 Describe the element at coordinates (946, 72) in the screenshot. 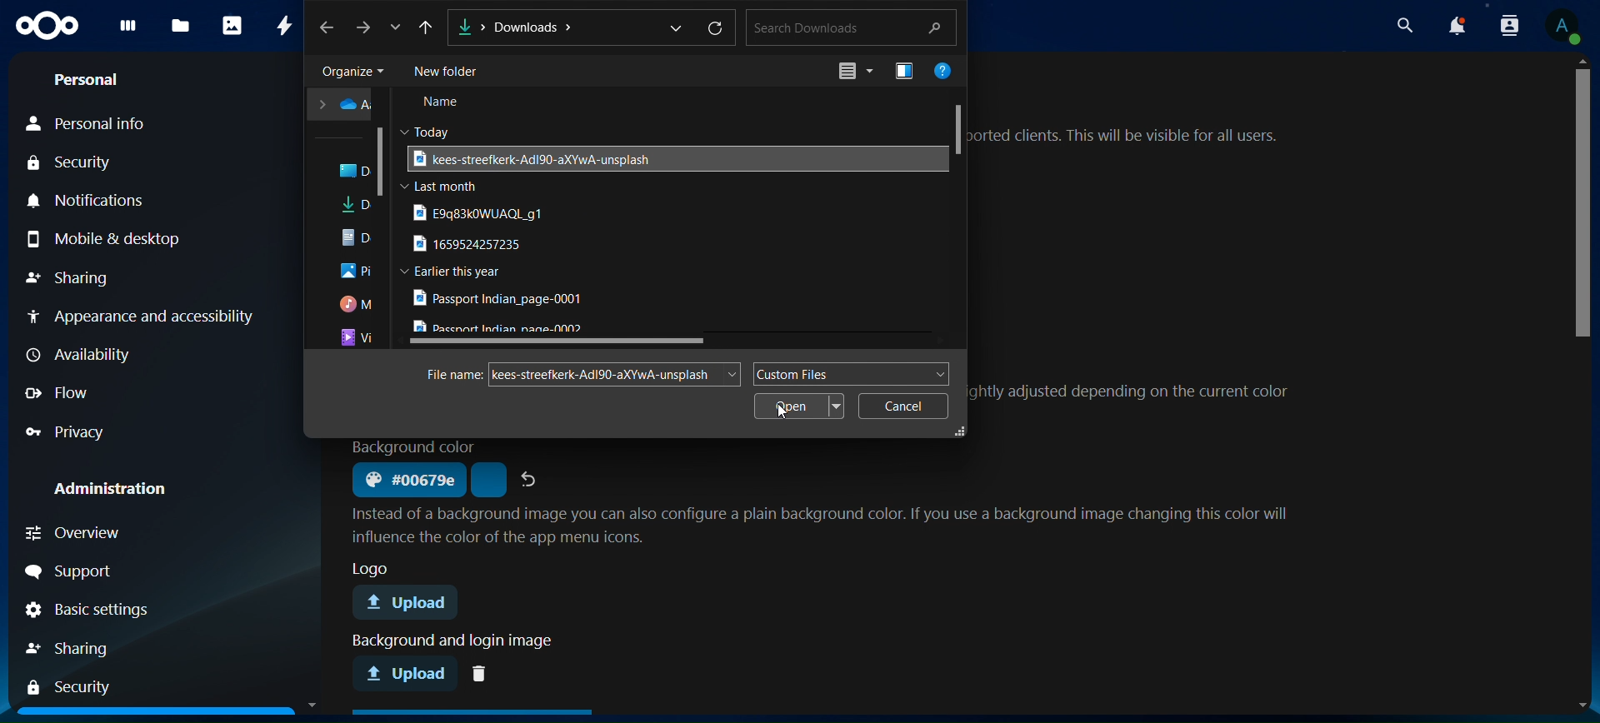

I see `get help` at that location.